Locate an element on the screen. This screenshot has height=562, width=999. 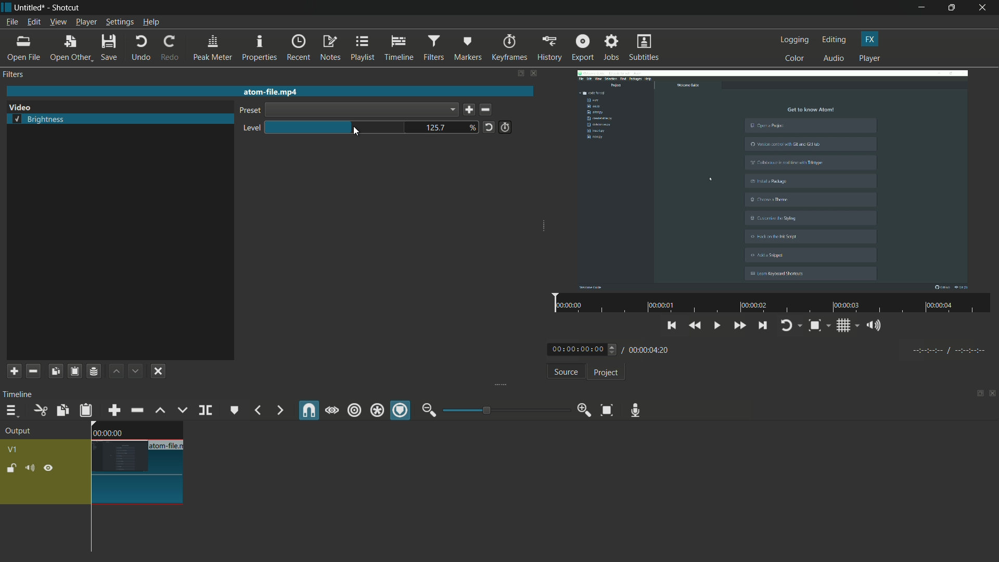
close panel is located at coordinates (993, 394).